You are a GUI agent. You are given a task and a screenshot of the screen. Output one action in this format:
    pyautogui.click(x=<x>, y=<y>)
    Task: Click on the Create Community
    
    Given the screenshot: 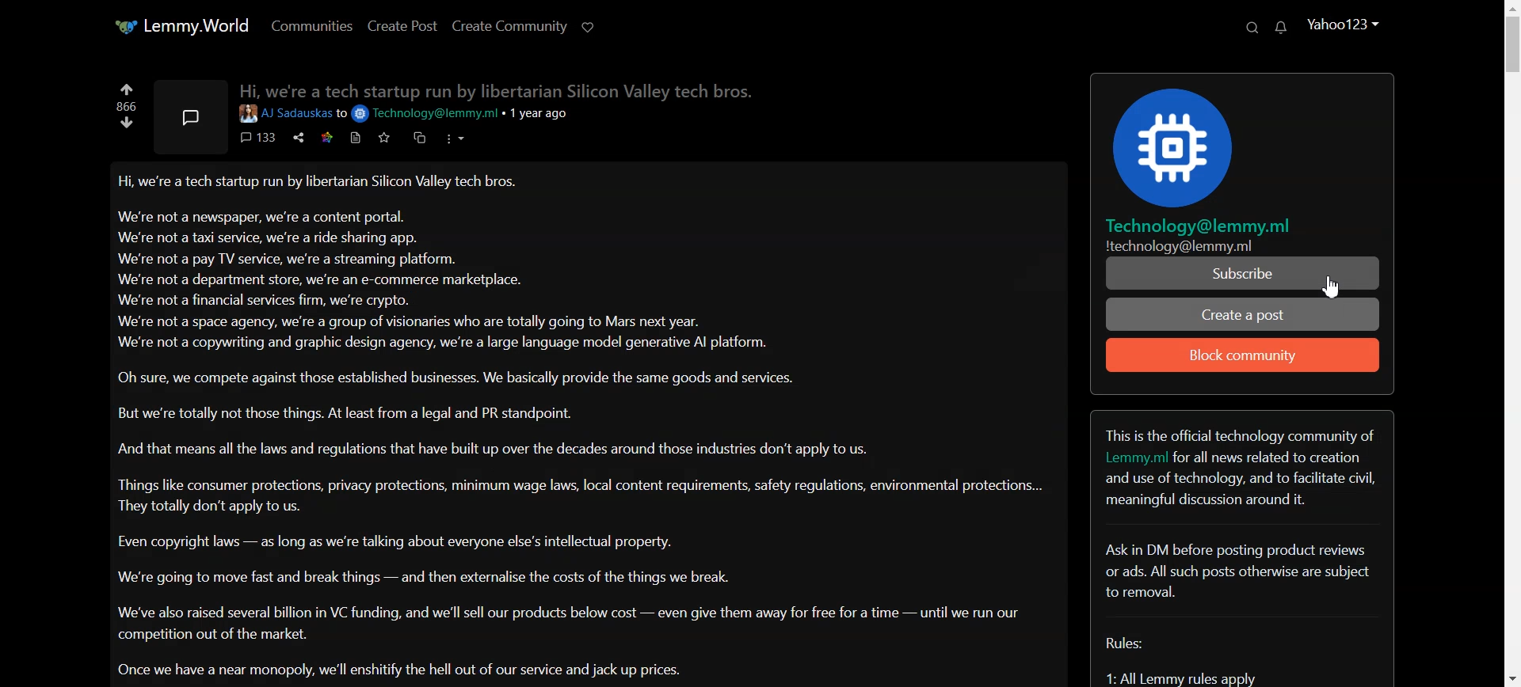 What is the action you would take?
    pyautogui.click(x=514, y=25)
    